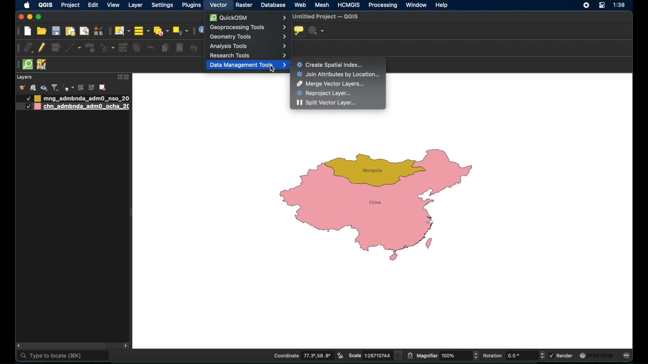  I want to click on select by location, so click(180, 31).